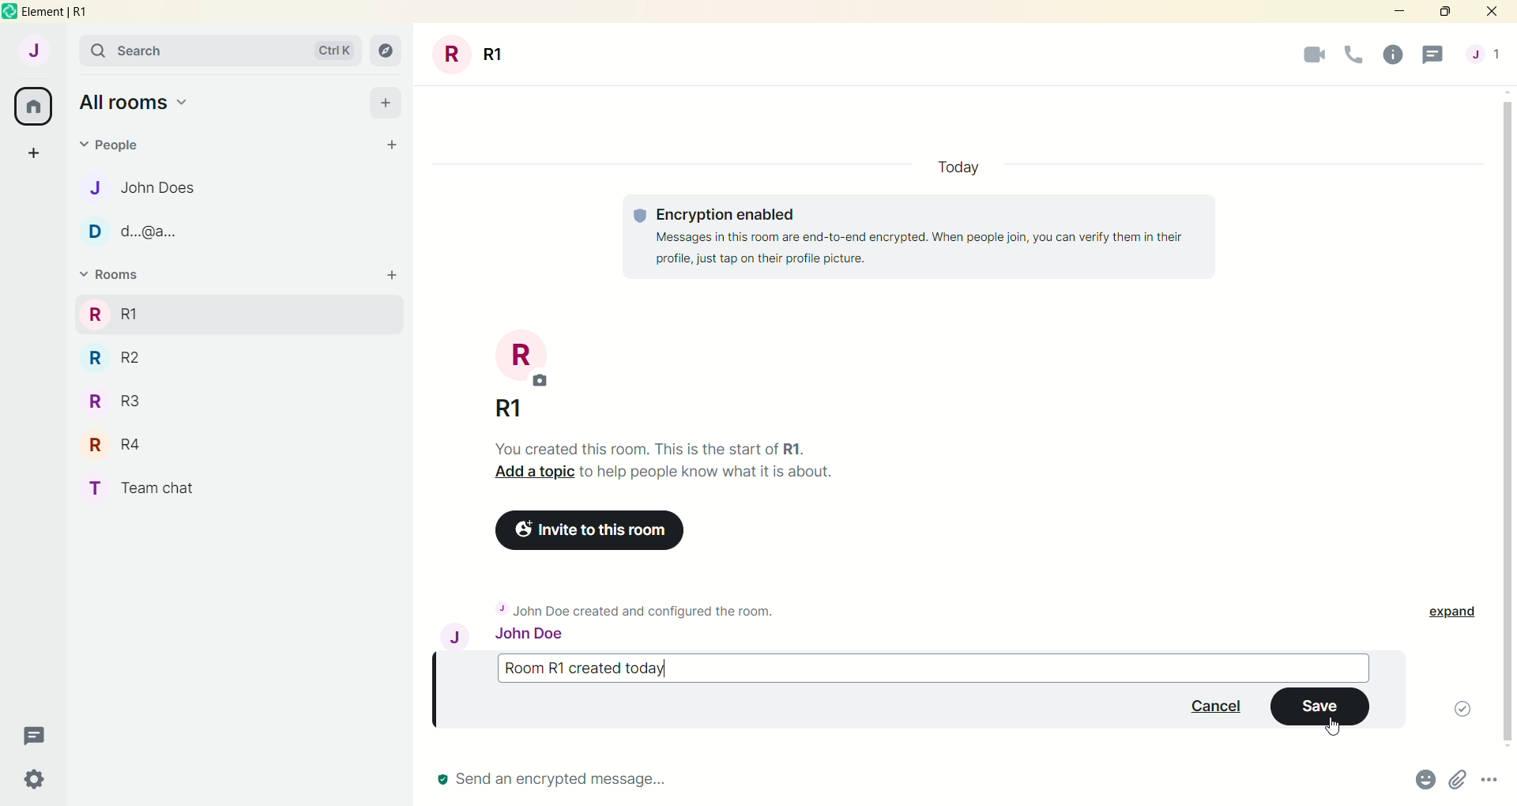  Describe the element at coordinates (122, 401) in the screenshot. I see `R R3` at that location.